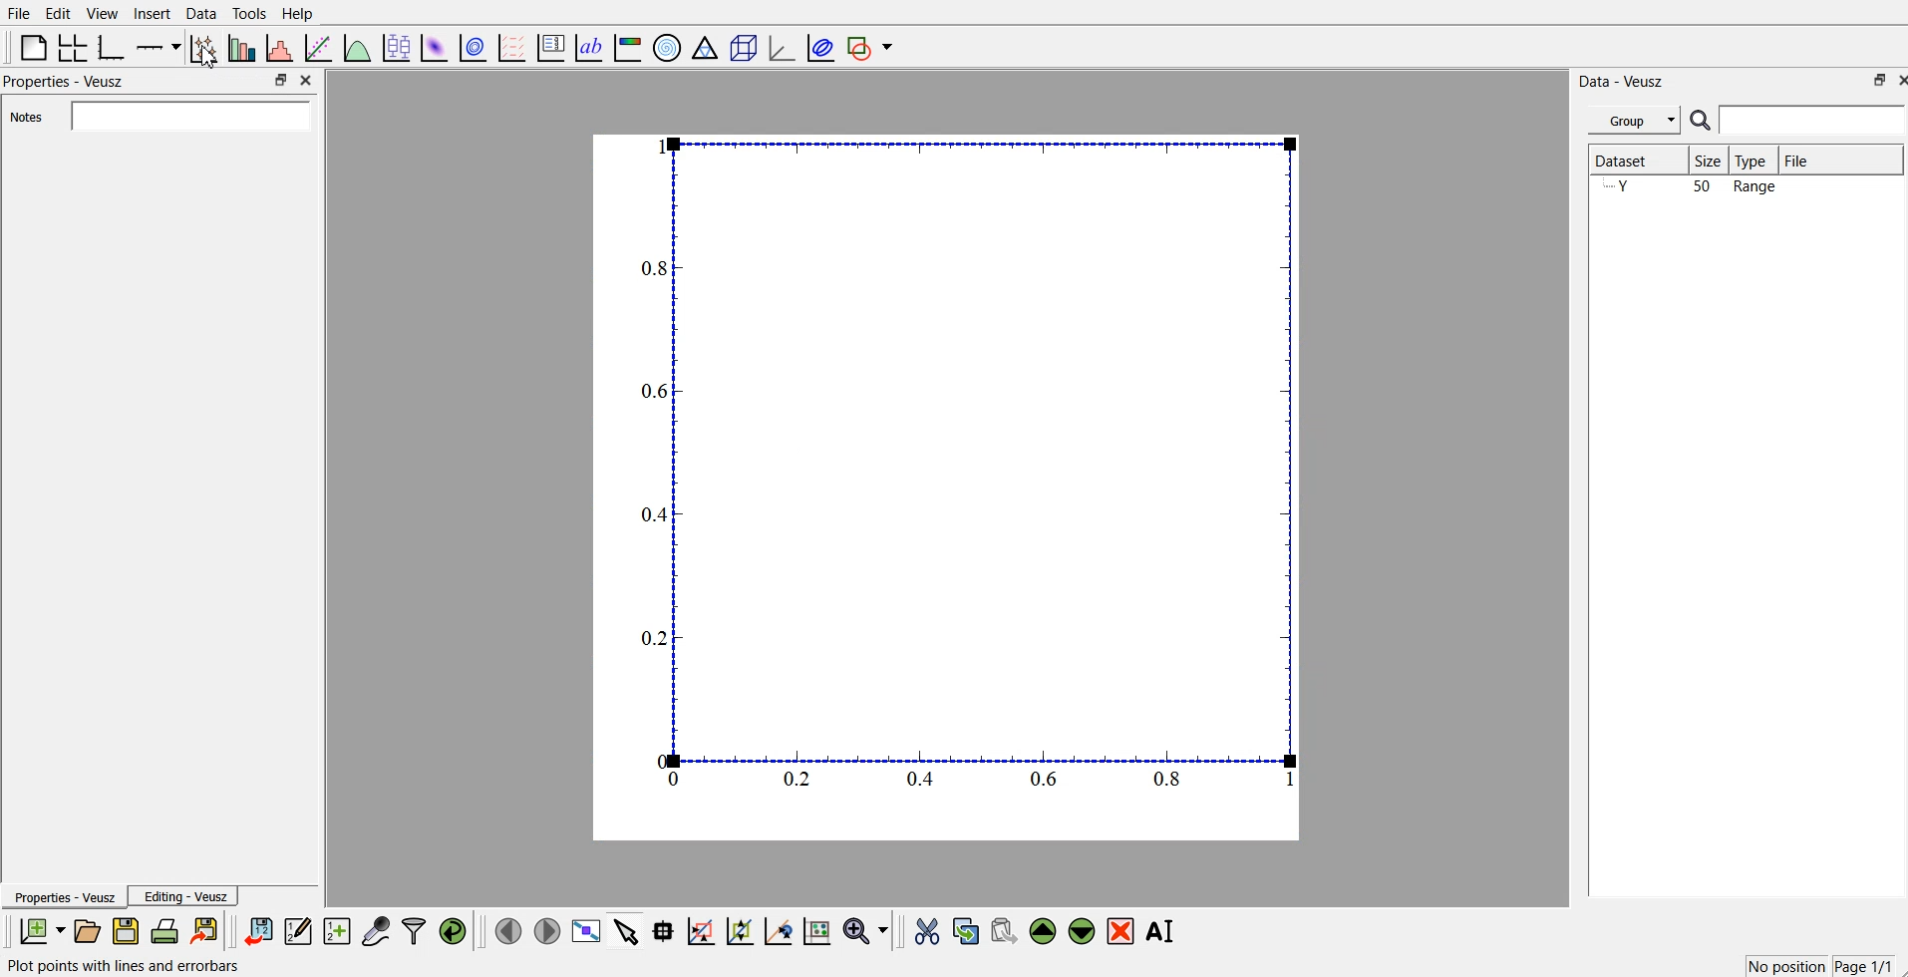 The image size is (1908, 977). Describe the element at coordinates (509, 930) in the screenshot. I see `move to previous page` at that location.